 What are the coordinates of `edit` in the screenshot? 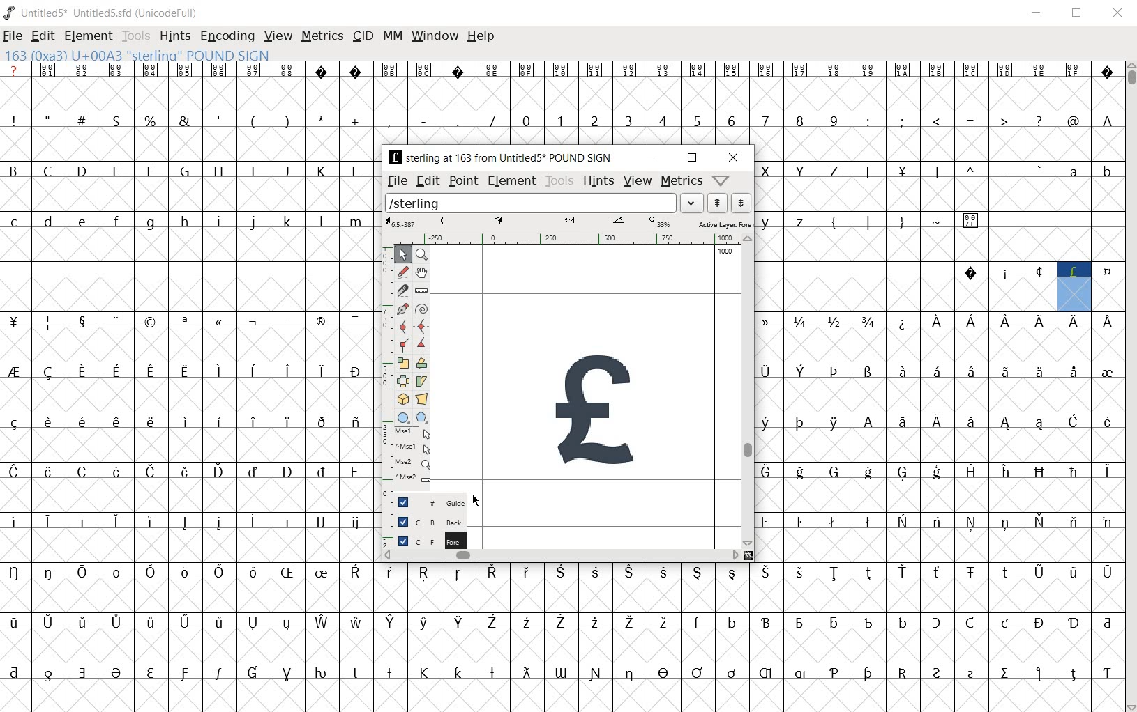 It's located at (430, 180).